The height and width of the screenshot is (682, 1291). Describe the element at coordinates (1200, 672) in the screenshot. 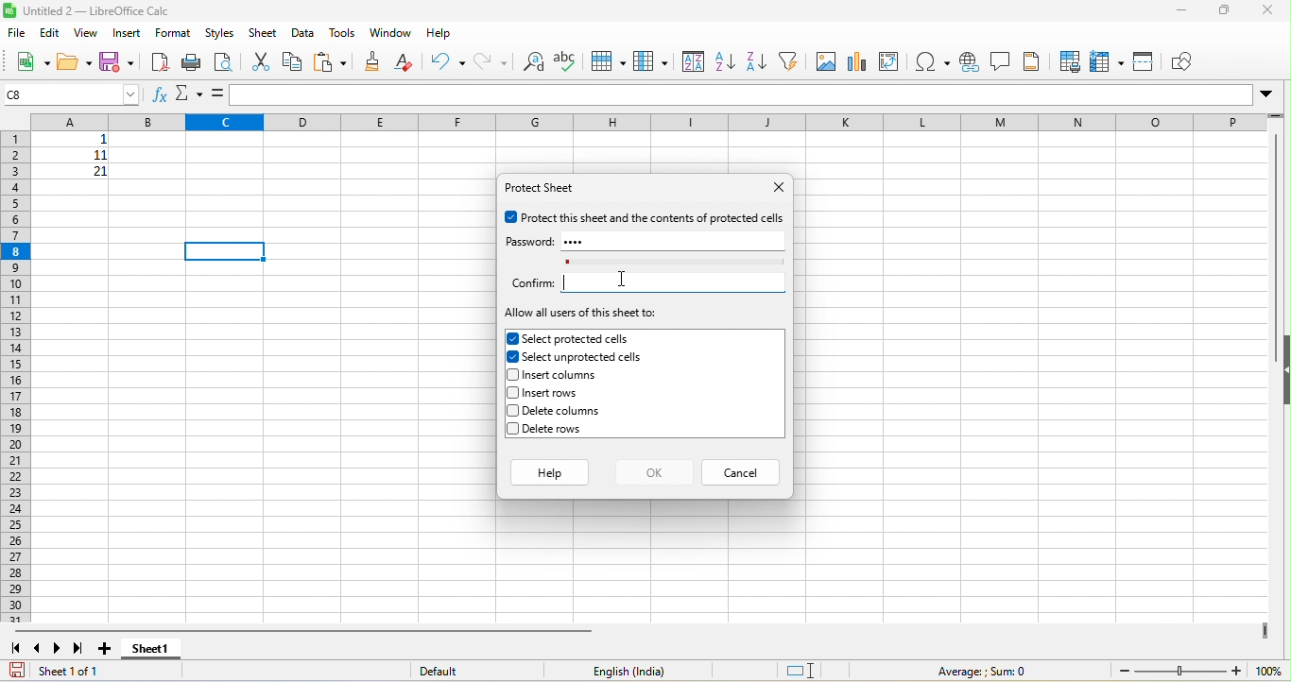

I see `zoom` at that location.